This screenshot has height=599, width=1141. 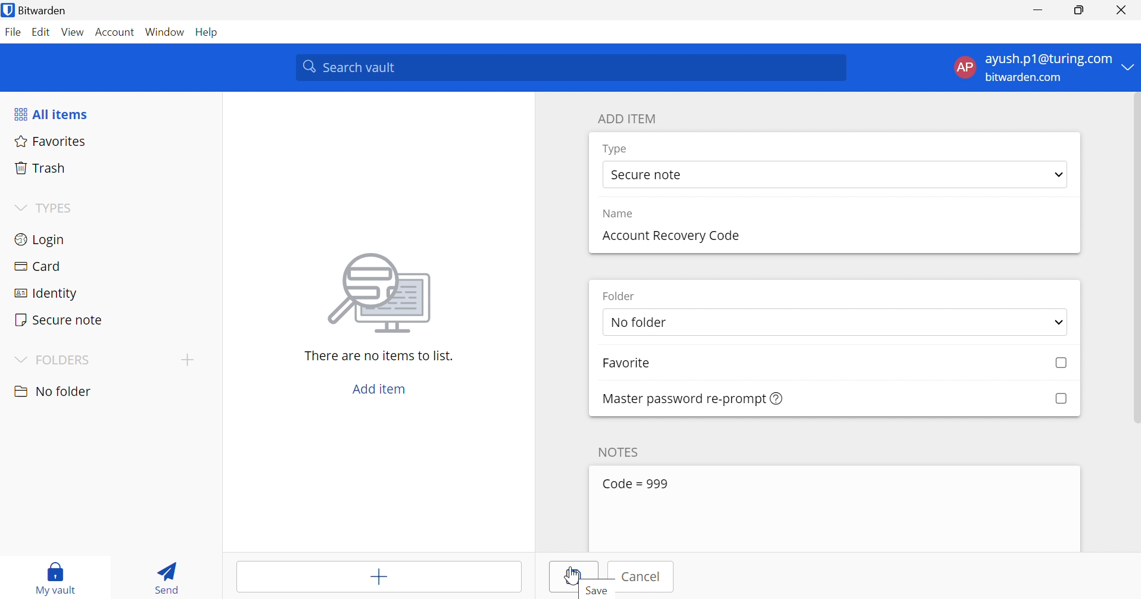 I want to click on View, so click(x=73, y=32).